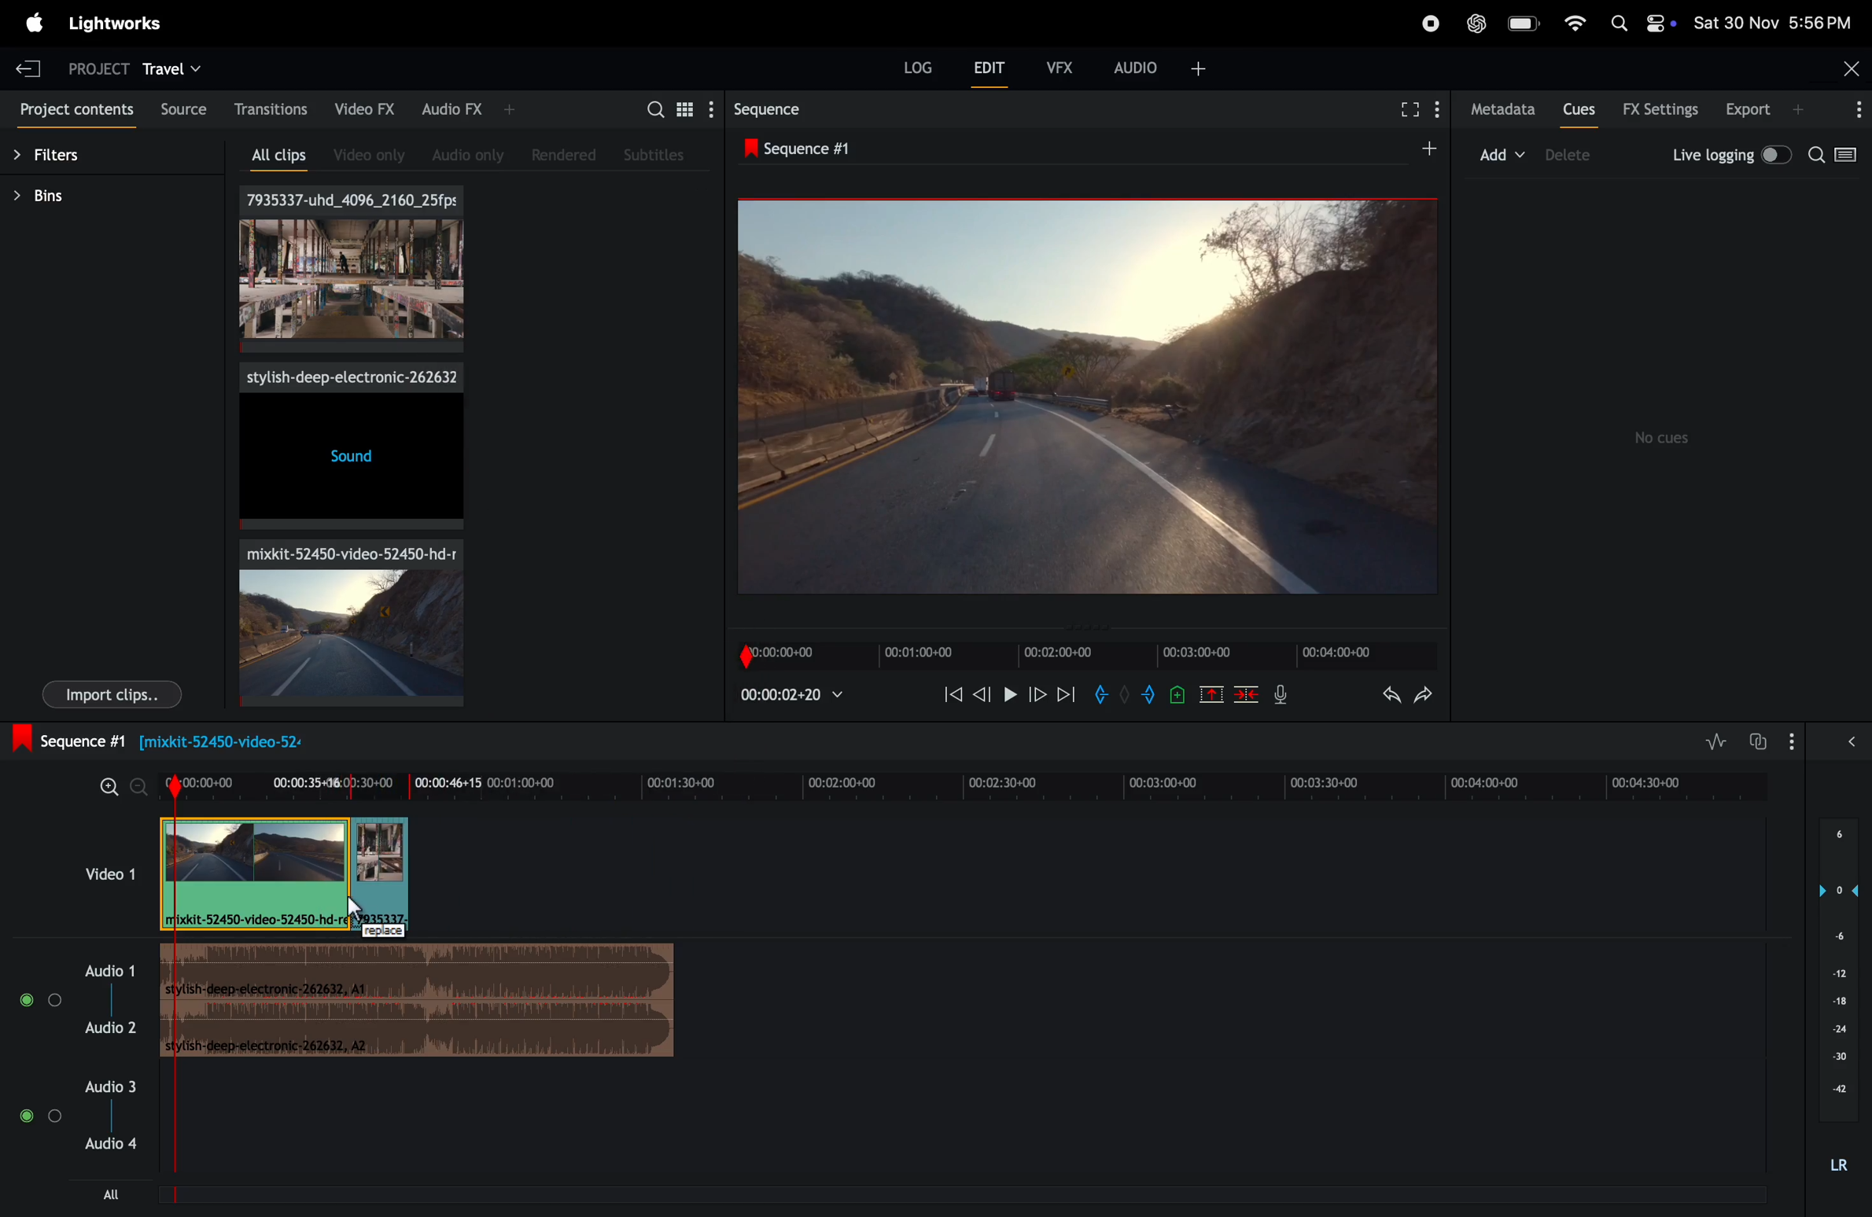  What do you see at coordinates (1854, 108) in the screenshot?
I see `options` at bounding box center [1854, 108].